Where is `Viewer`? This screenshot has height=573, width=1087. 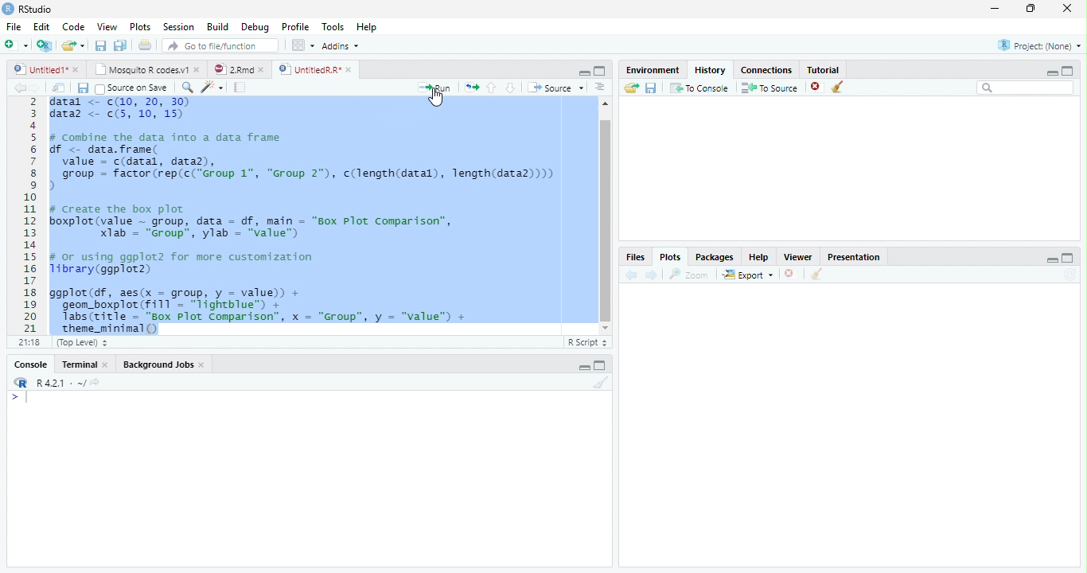 Viewer is located at coordinates (799, 256).